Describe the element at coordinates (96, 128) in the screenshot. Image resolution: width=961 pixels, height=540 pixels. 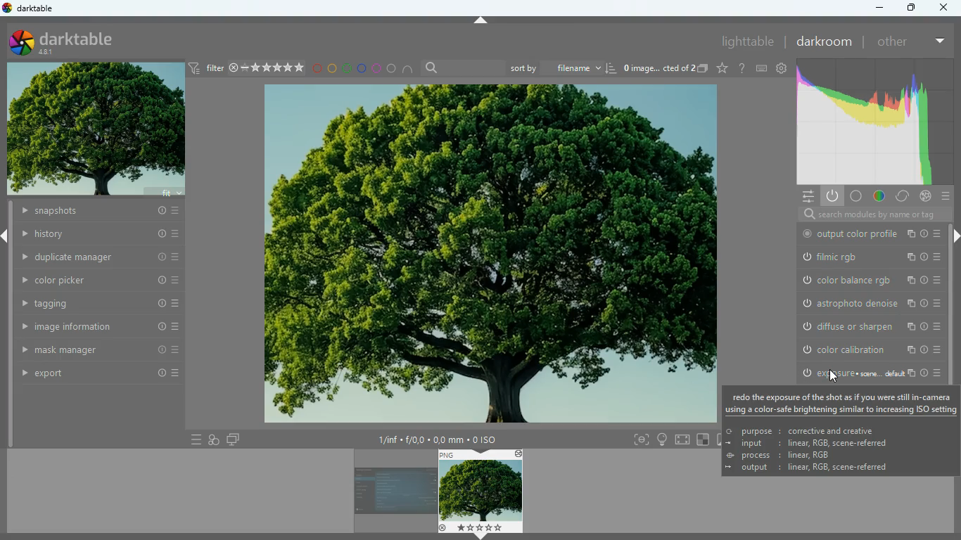
I see `image` at that location.